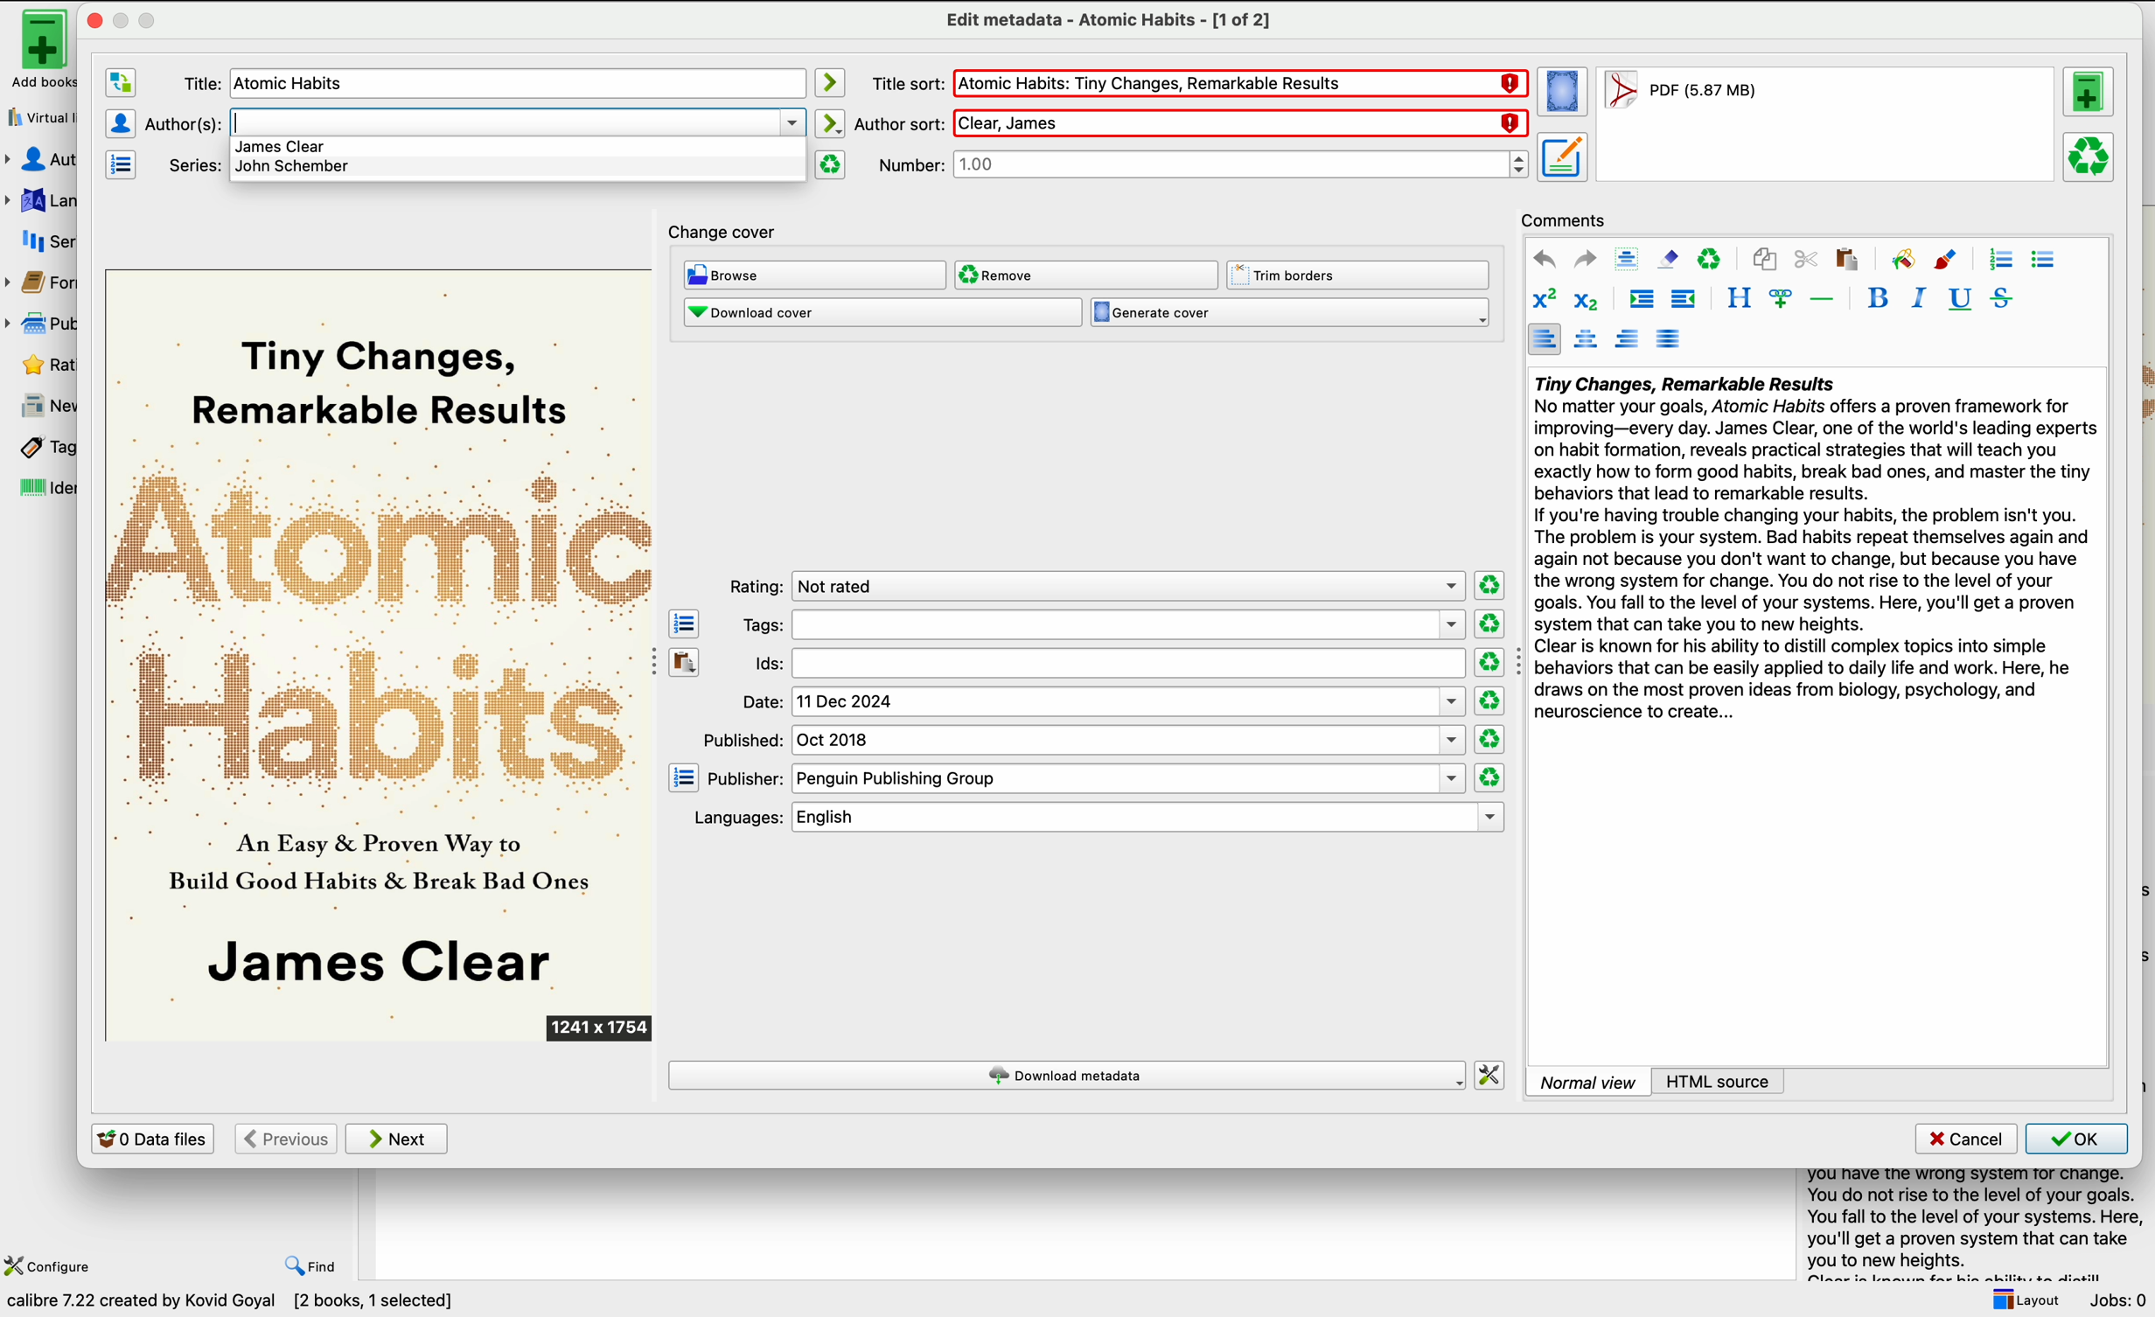  I want to click on ordered list, so click(2000, 260).